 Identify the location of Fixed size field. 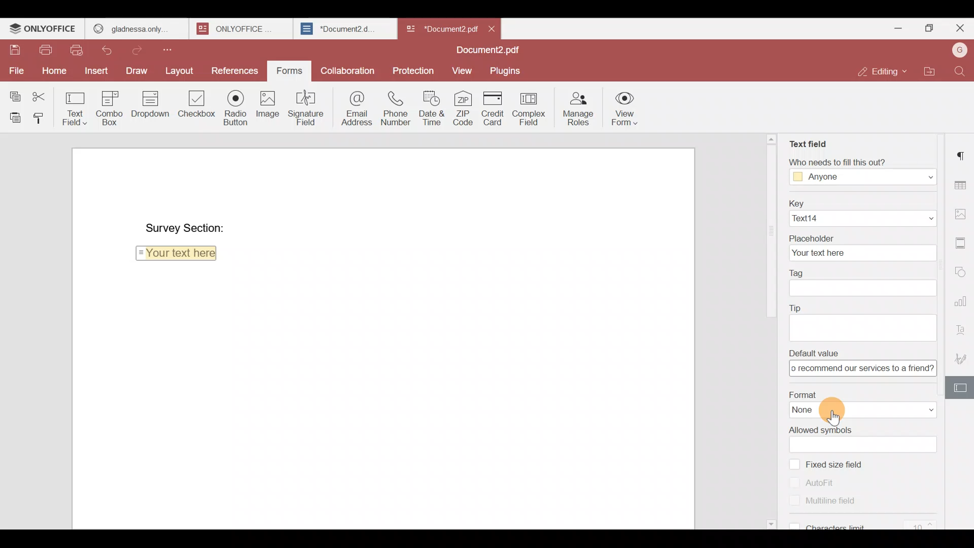
(840, 463).